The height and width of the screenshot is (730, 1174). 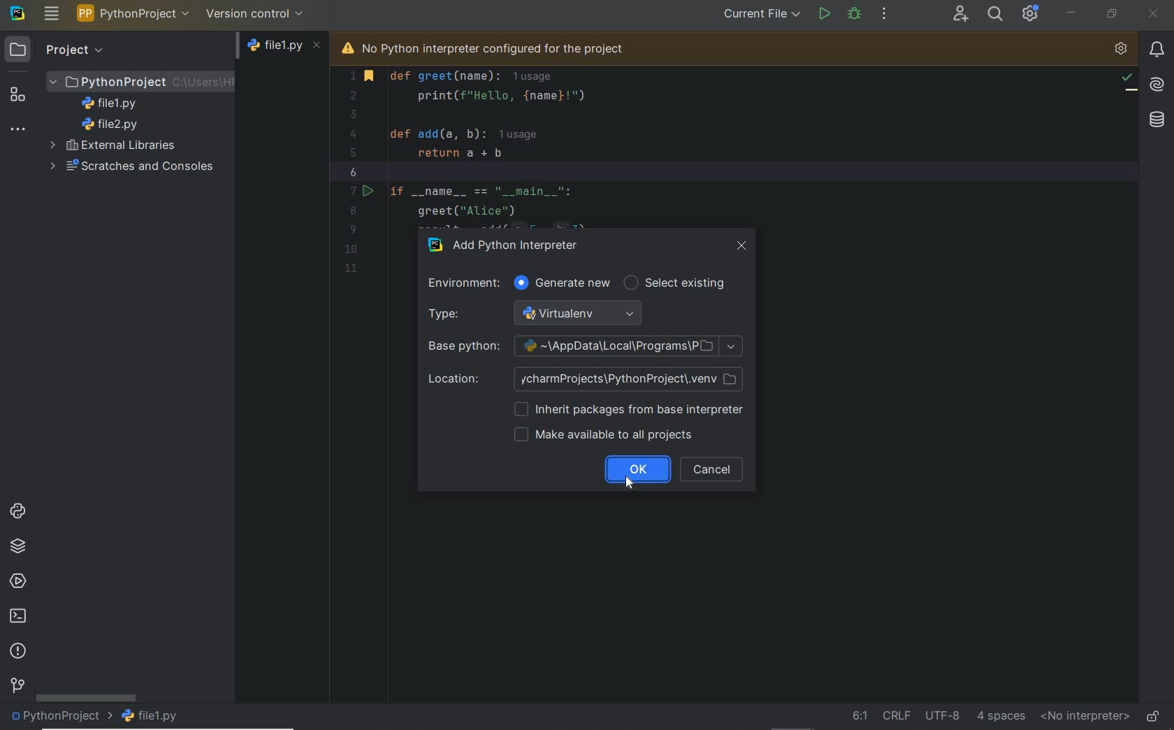 I want to click on make file ready only, so click(x=1153, y=715).